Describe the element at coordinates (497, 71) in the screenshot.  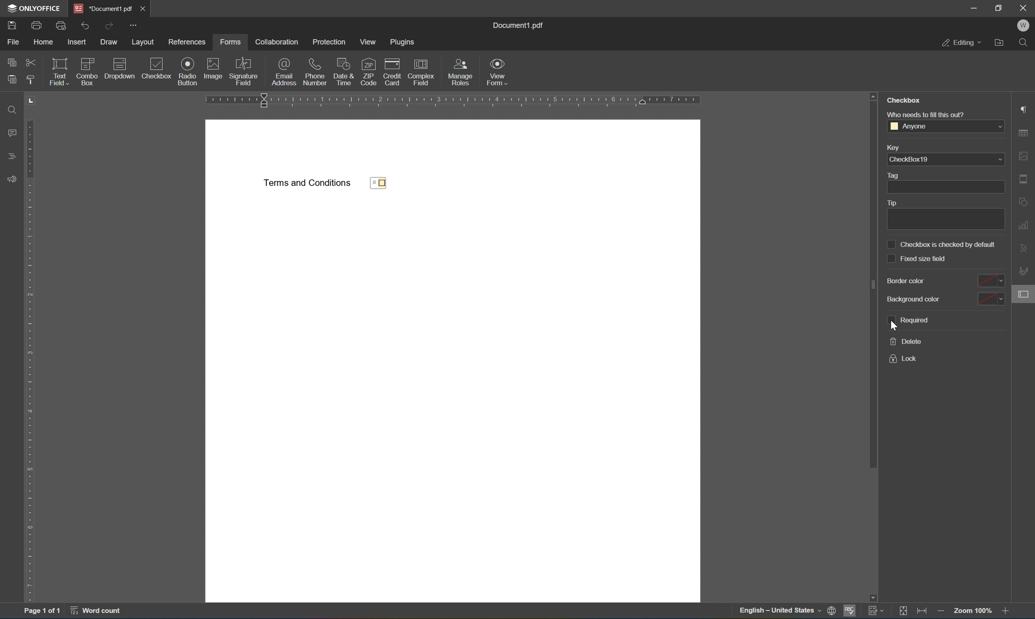
I see `view form` at that location.